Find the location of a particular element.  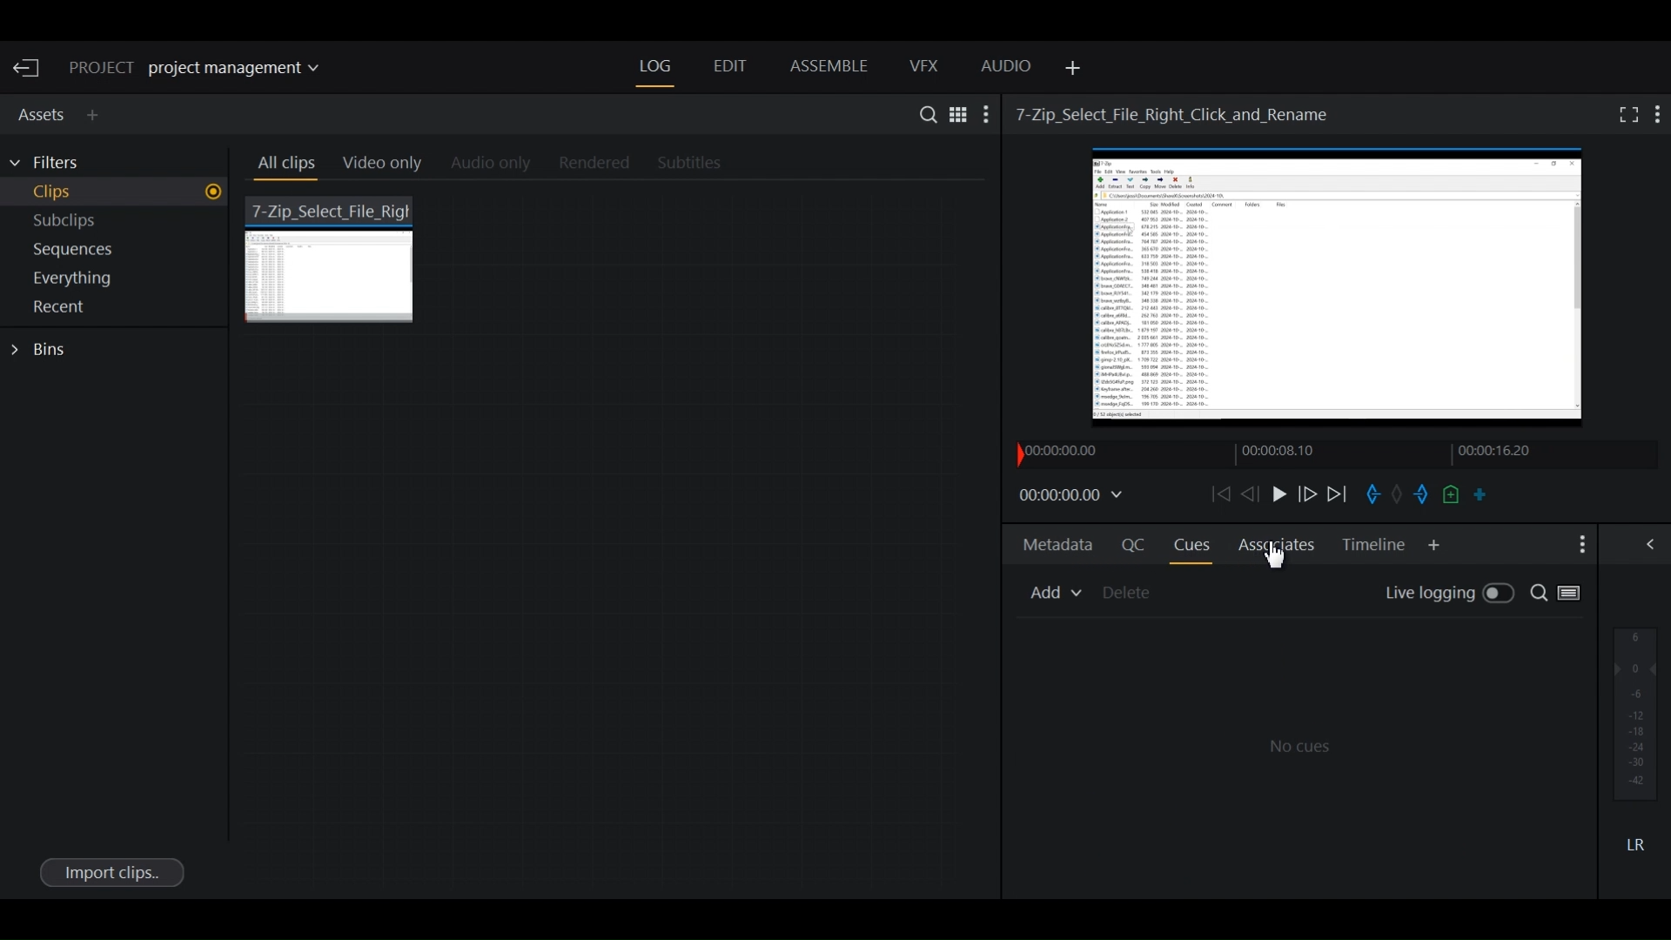

Quality Control Reports is located at coordinates (1299, 755).